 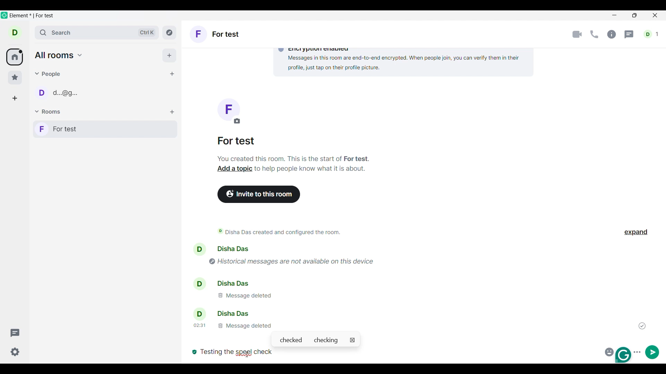 I want to click on Explore rooms, so click(x=169, y=32).